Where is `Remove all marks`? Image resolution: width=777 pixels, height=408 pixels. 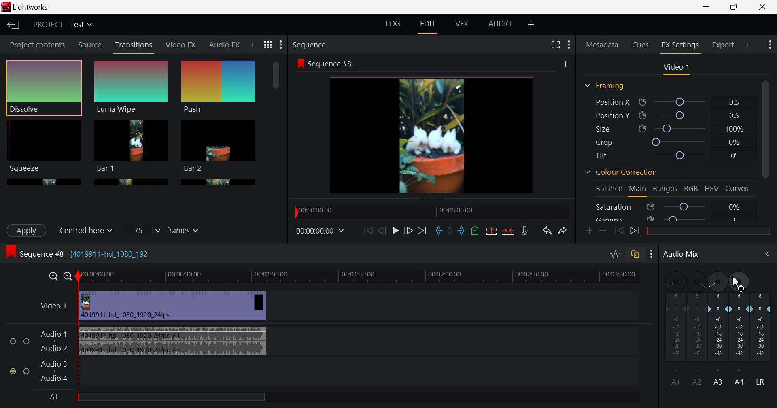 Remove all marks is located at coordinates (450, 231).